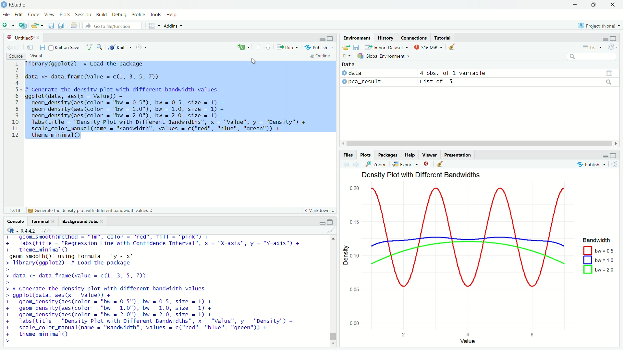 The width and height of the screenshot is (623, 350). I want to click on Print the current file, so click(74, 25).